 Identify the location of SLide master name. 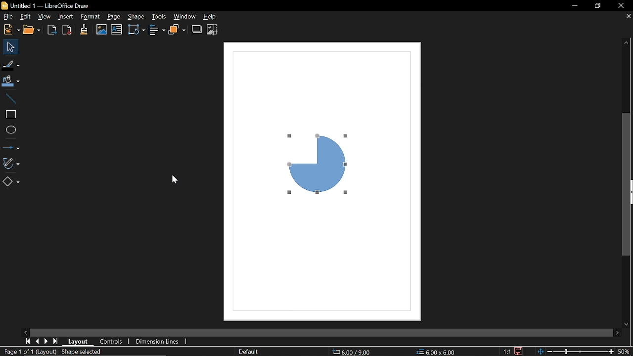
(254, 351).